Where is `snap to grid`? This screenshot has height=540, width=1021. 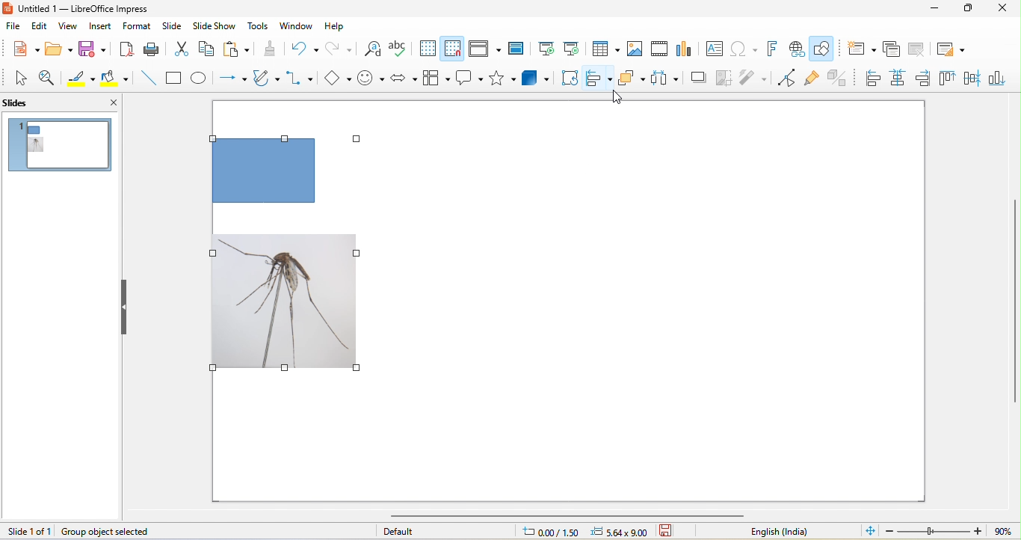 snap to grid is located at coordinates (454, 49).